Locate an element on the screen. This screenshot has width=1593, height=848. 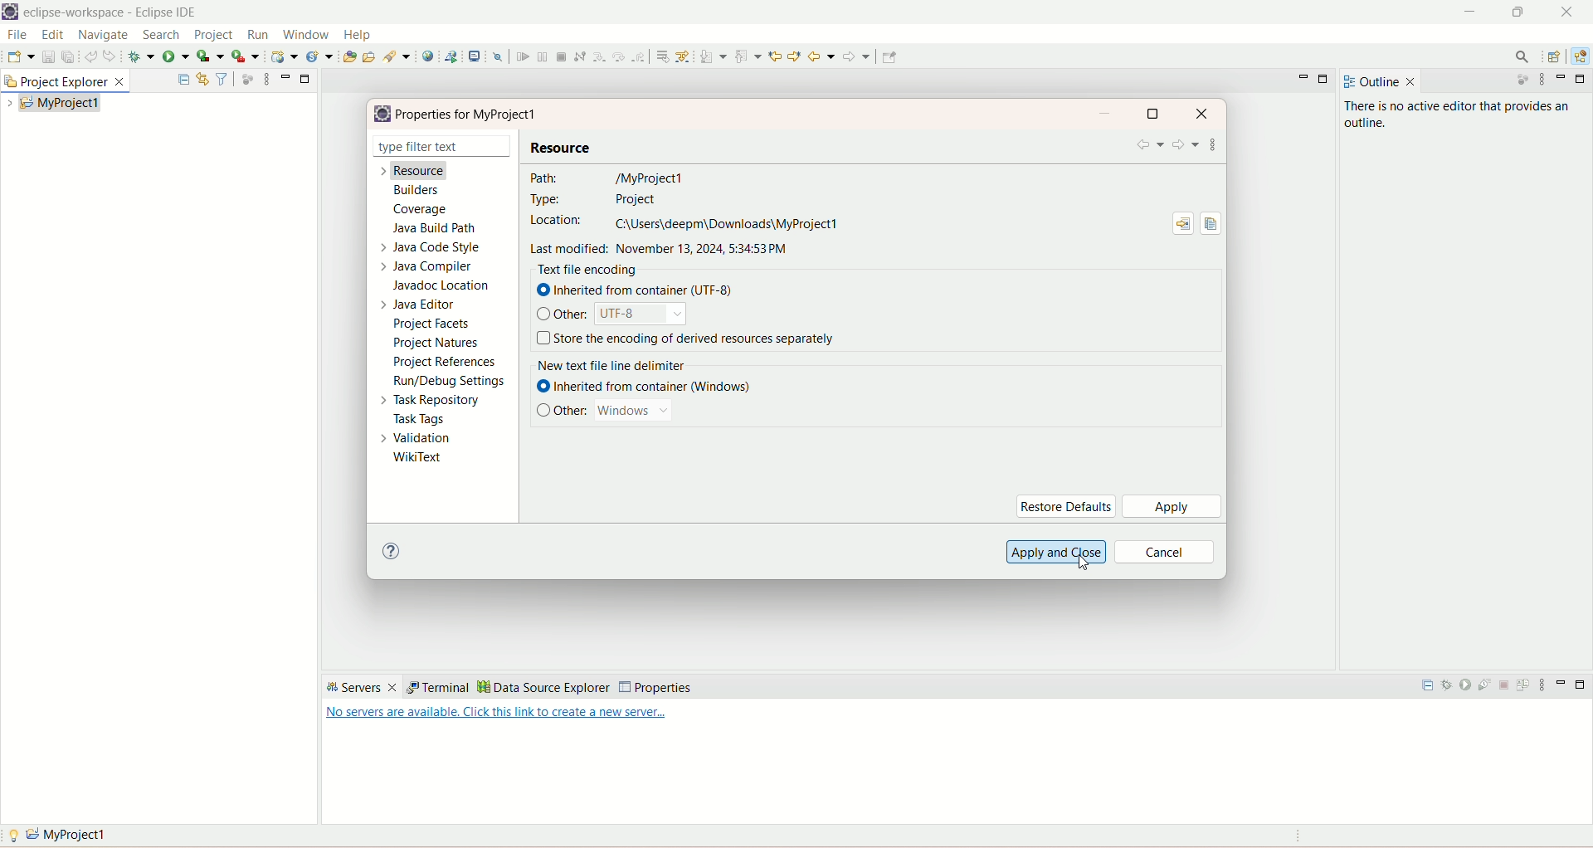
maximize is located at coordinates (1517, 13).